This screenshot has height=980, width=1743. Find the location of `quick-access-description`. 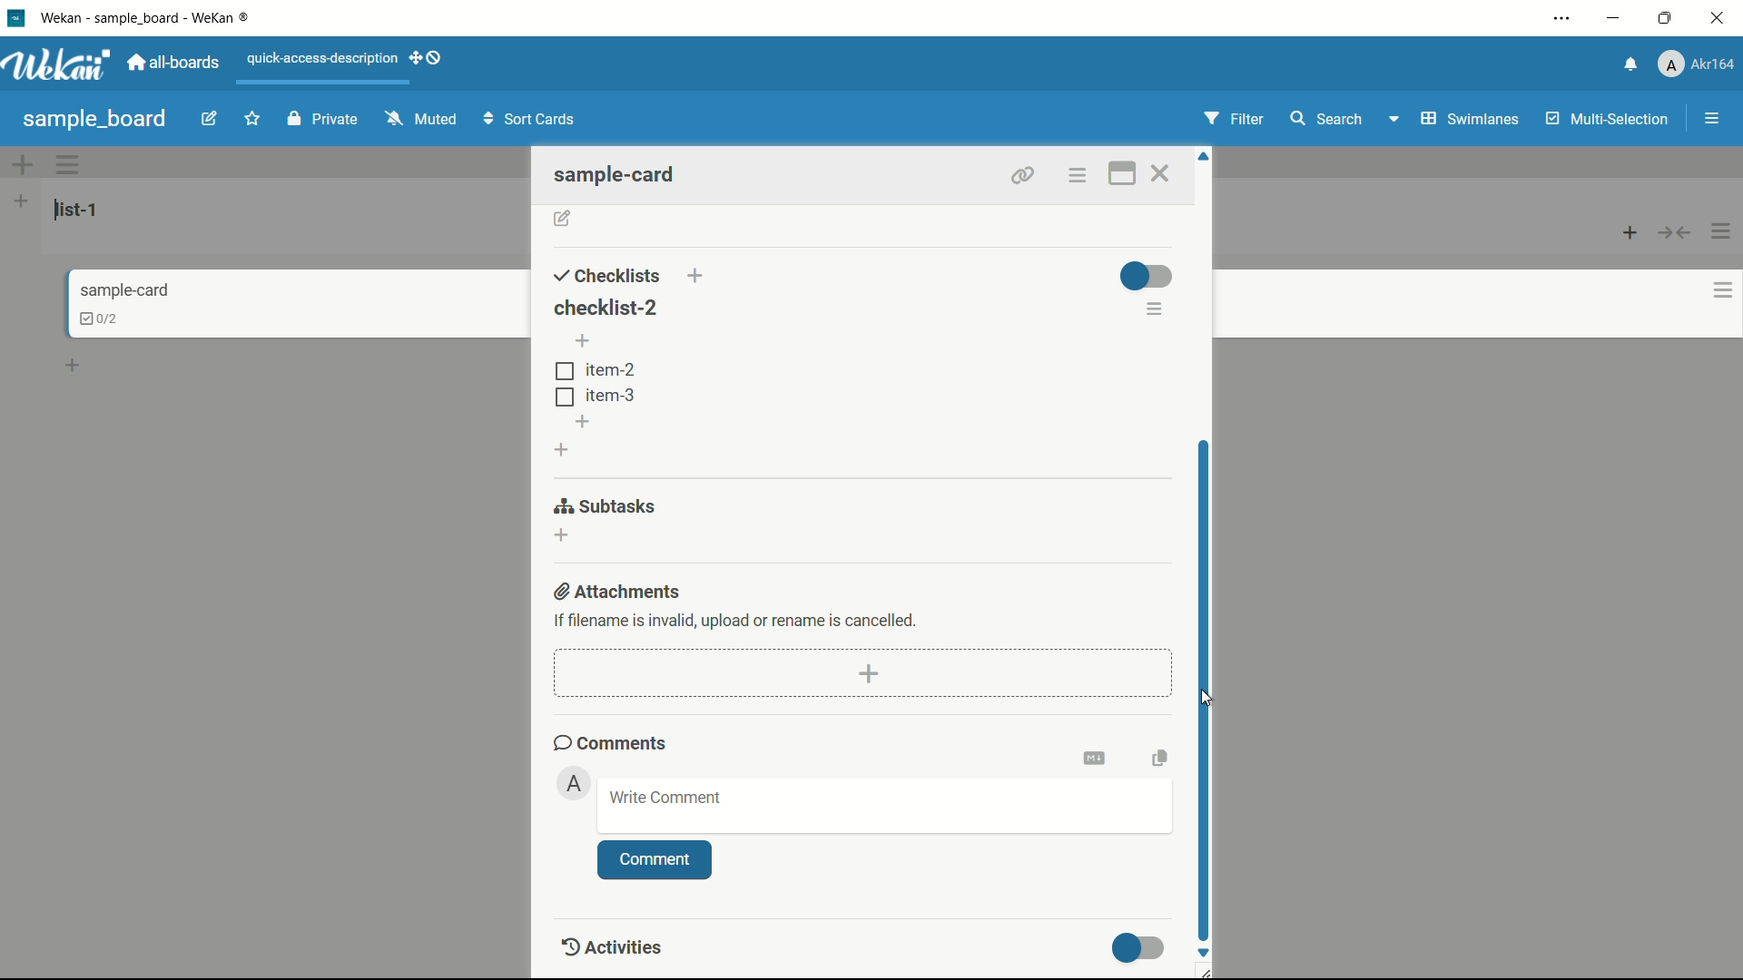

quick-access-description is located at coordinates (322, 59).